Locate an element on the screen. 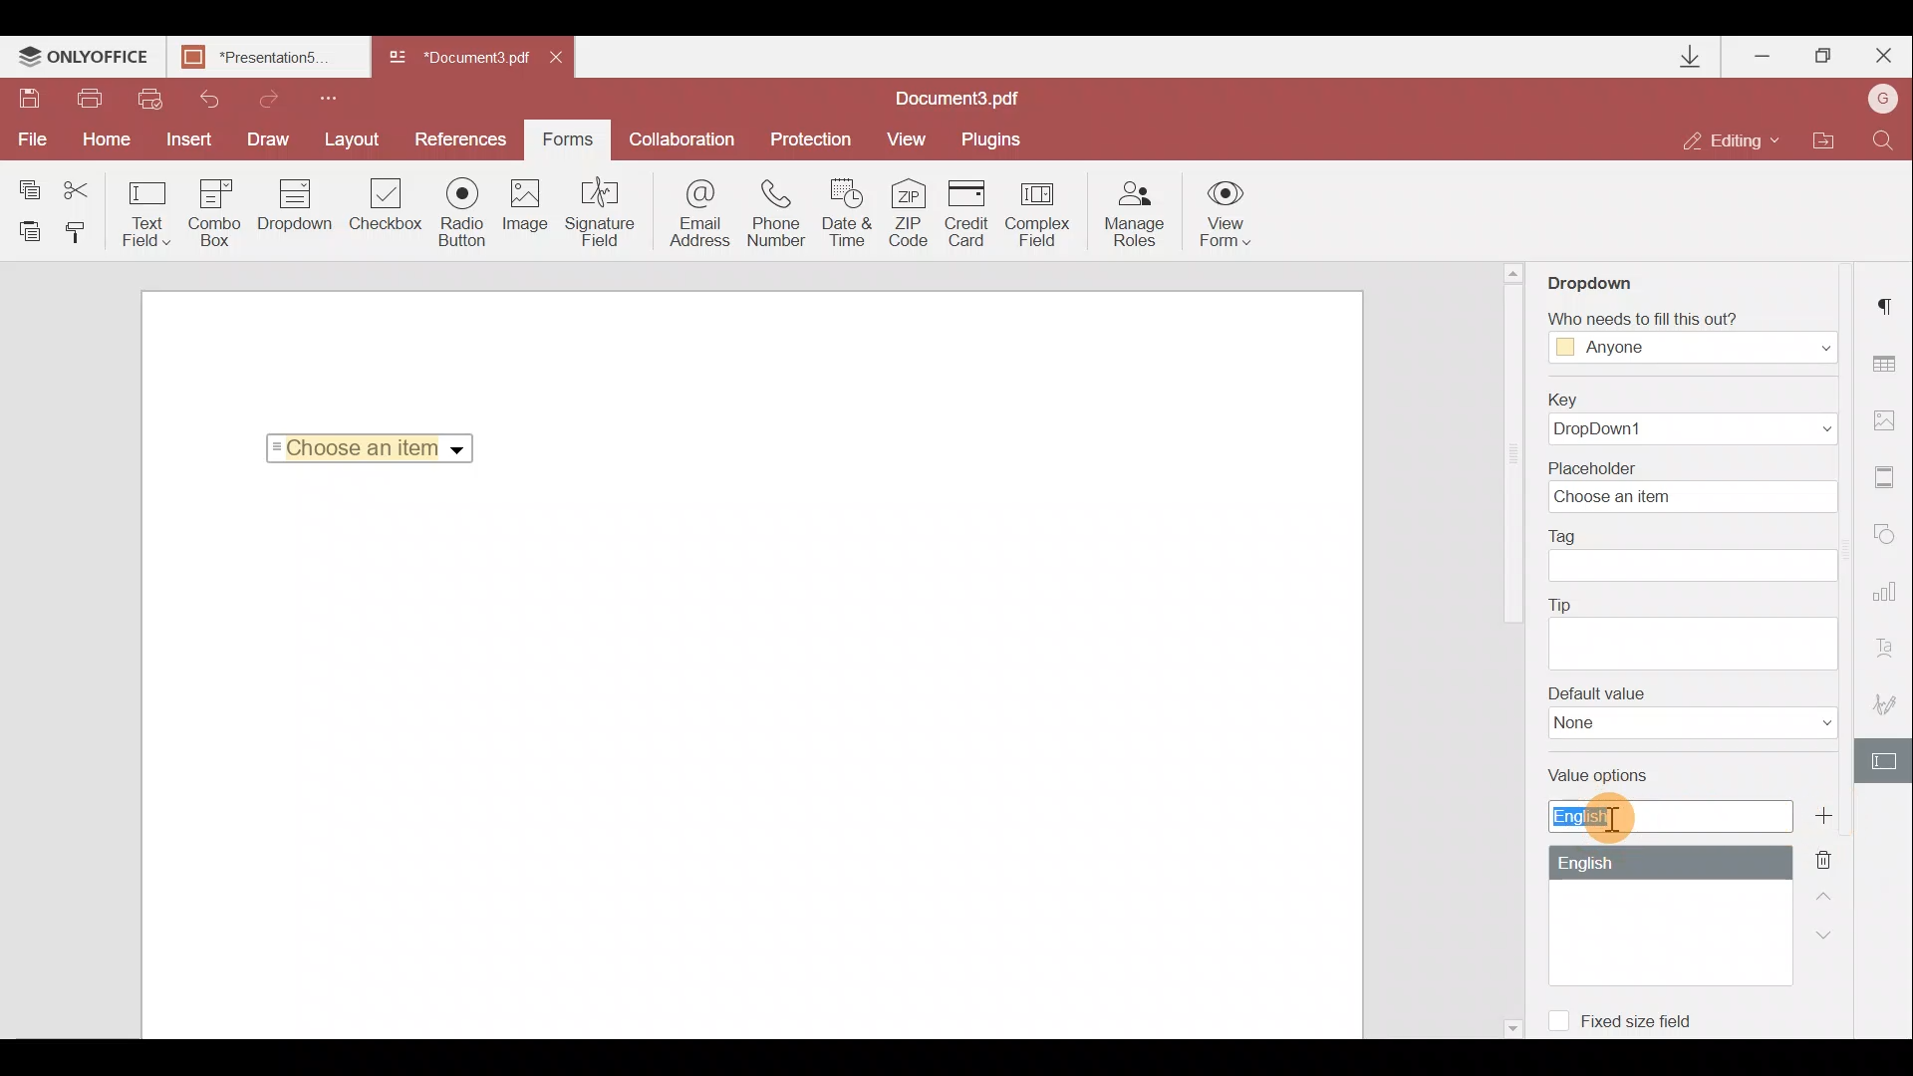  Signature settings is located at coordinates (1889, 709).